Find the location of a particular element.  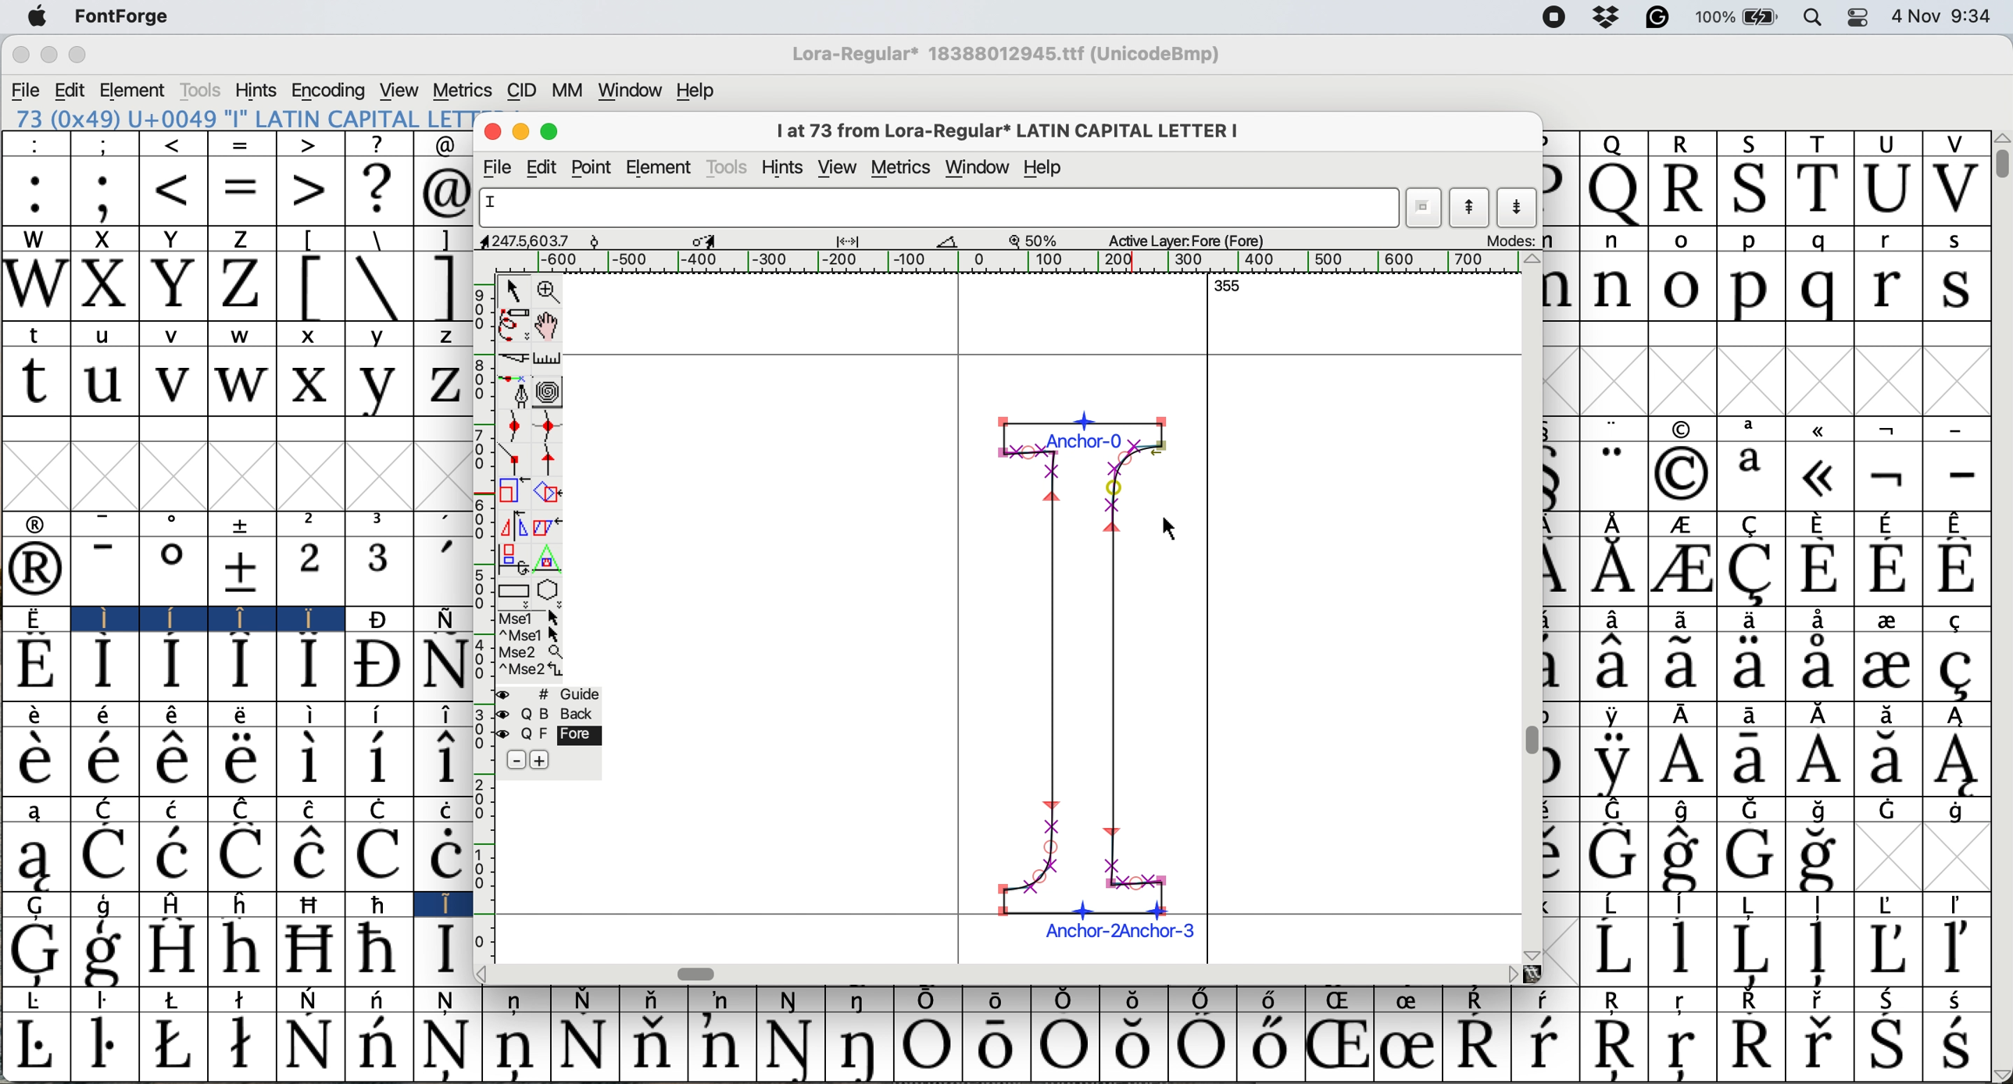

Symbol is located at coordinates (1890, 903).